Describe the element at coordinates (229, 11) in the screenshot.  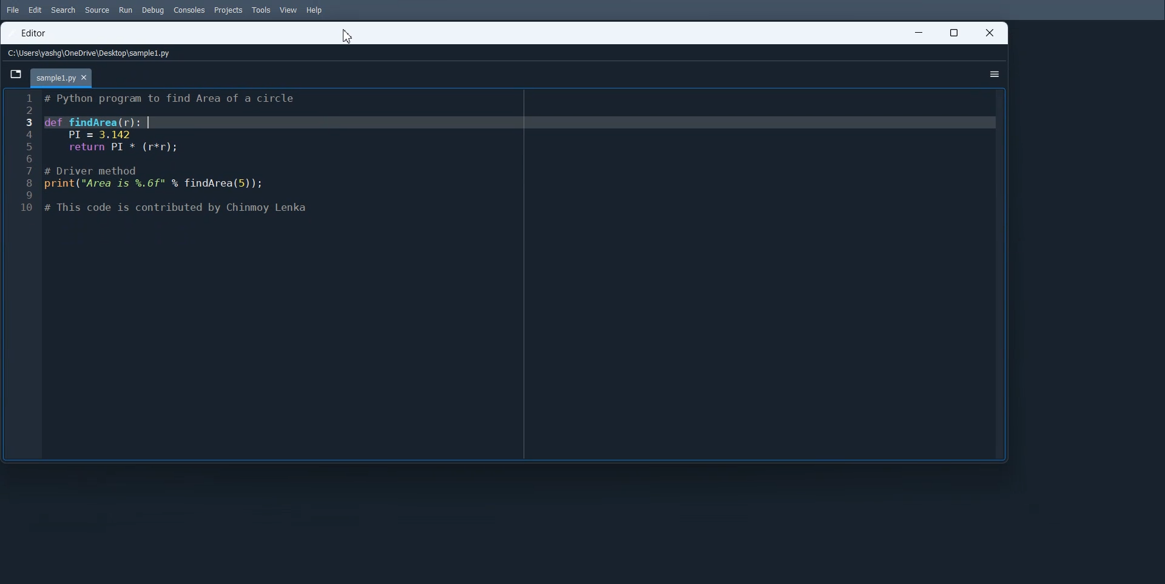
I see `Projects` at that location.